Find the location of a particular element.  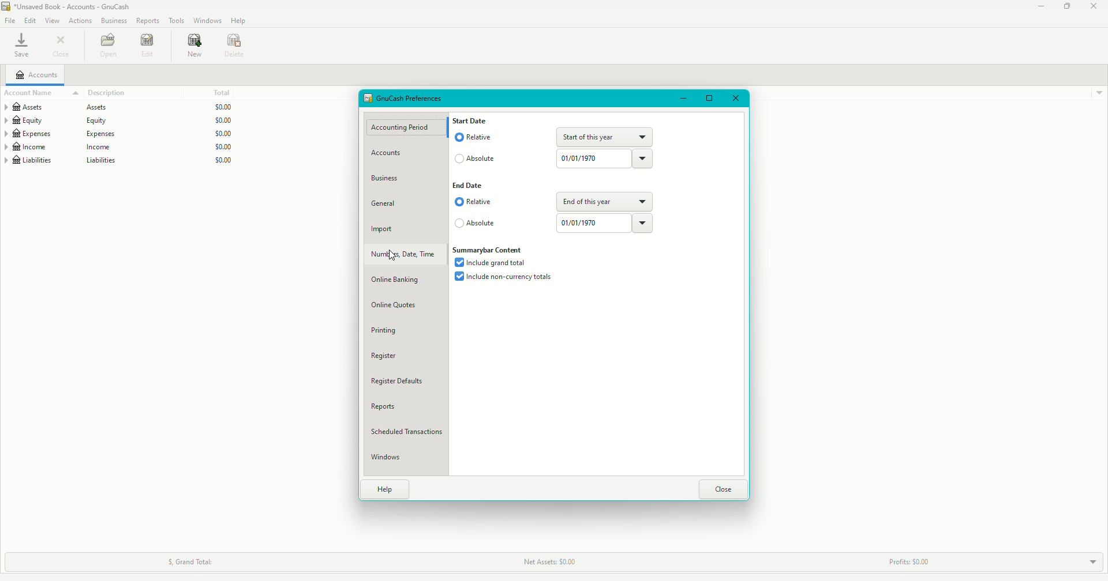

Help is located at coordinates (388, 489).